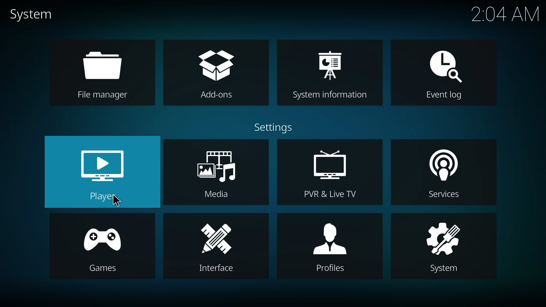  Describe the element at coordinates (216, 246) in the screenshot. I see `interface` at that location.